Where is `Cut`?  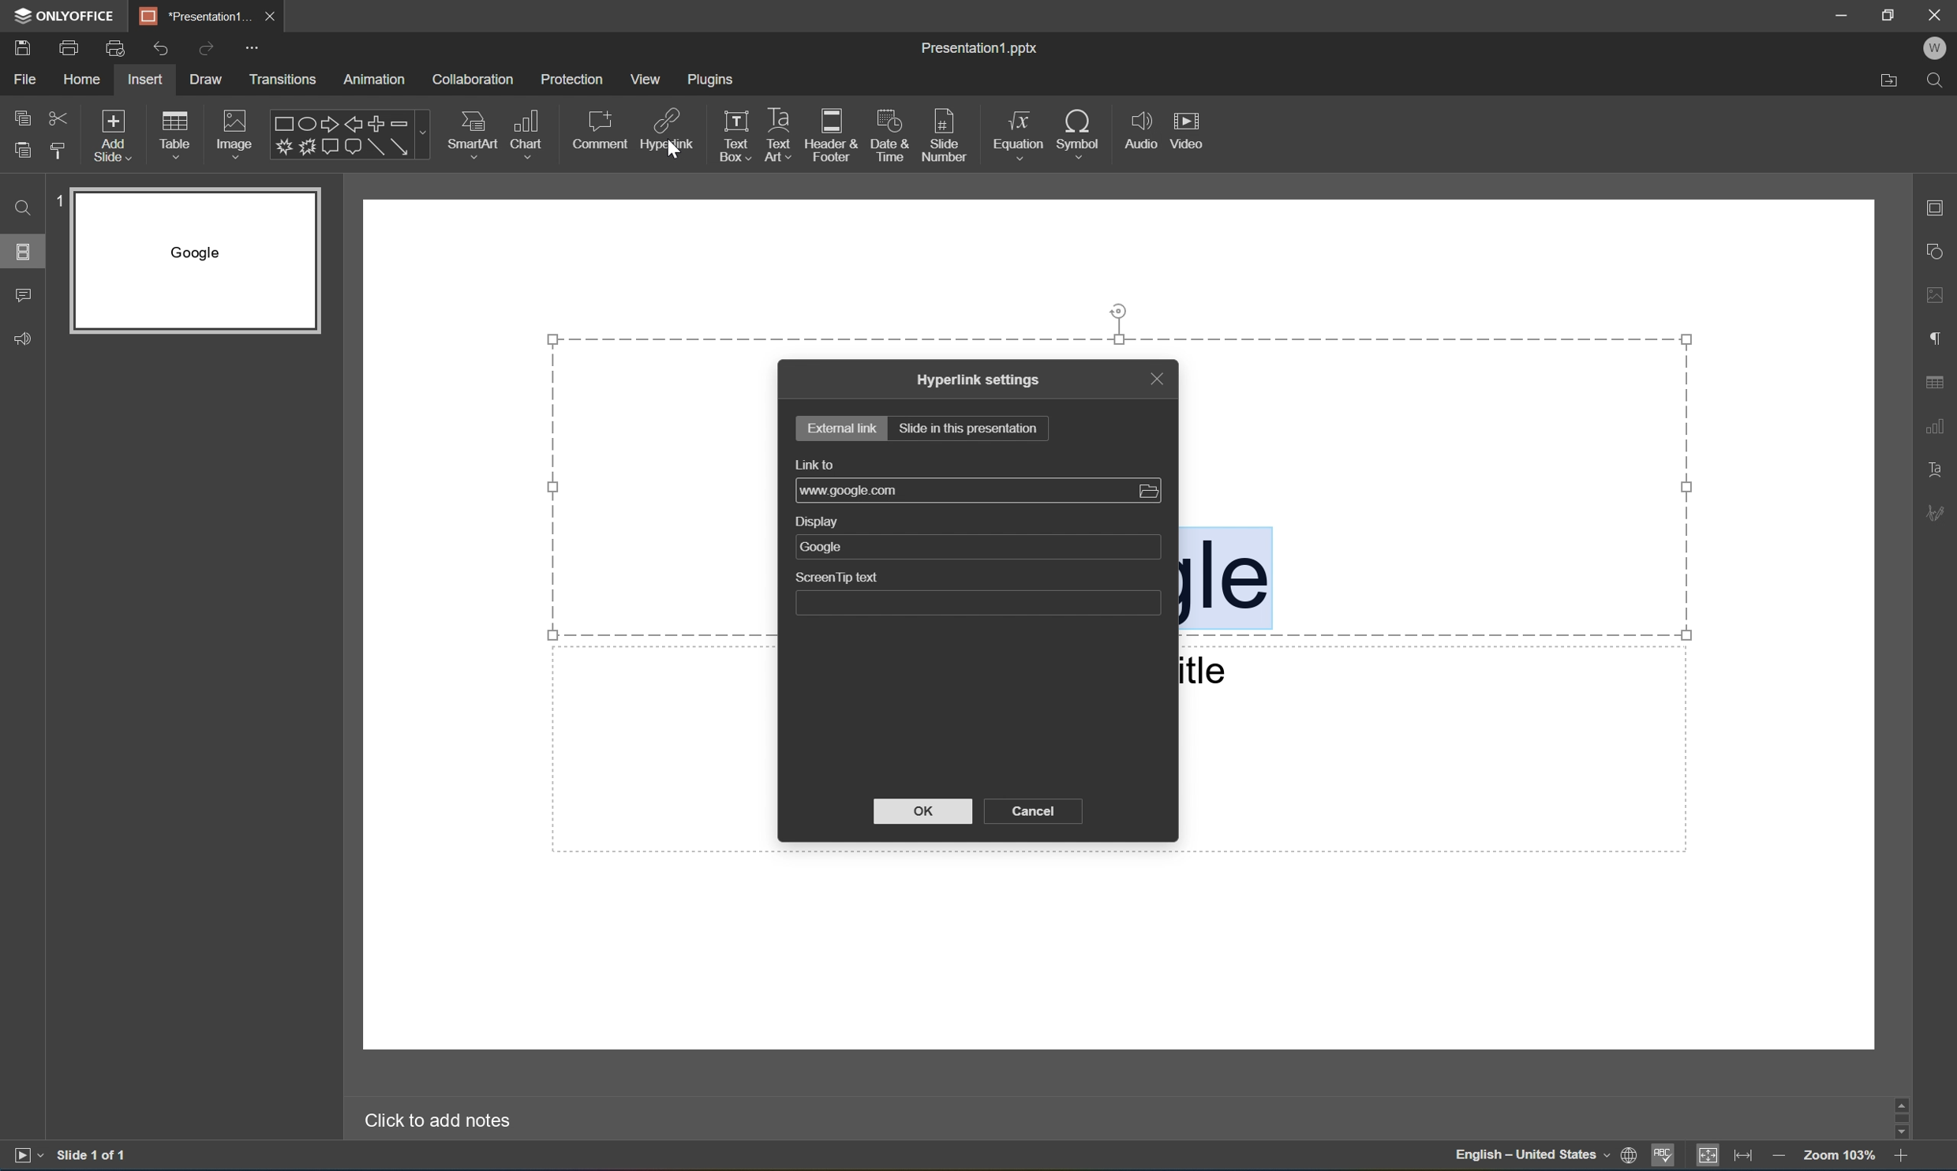 Cut is located at coordinates (62, 117).